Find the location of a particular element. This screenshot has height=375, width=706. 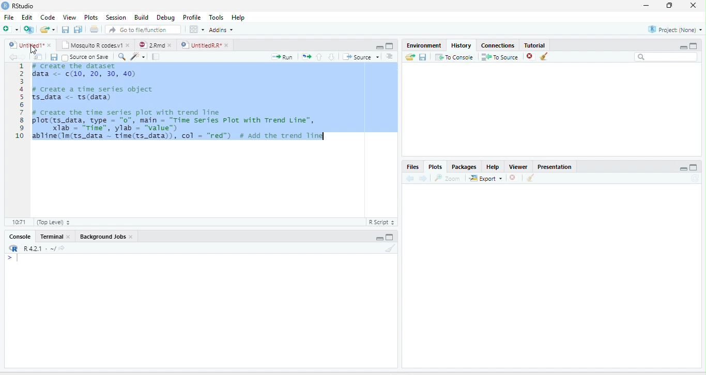

Re-run the previous code region is located at coordinates (306, 57).